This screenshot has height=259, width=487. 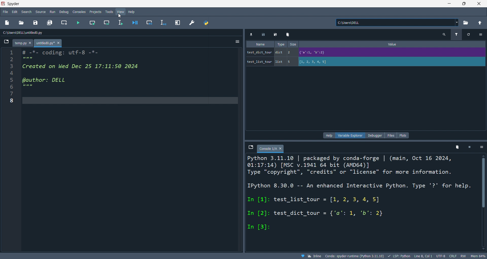 I want to click on name, so click(x=260, y=44).